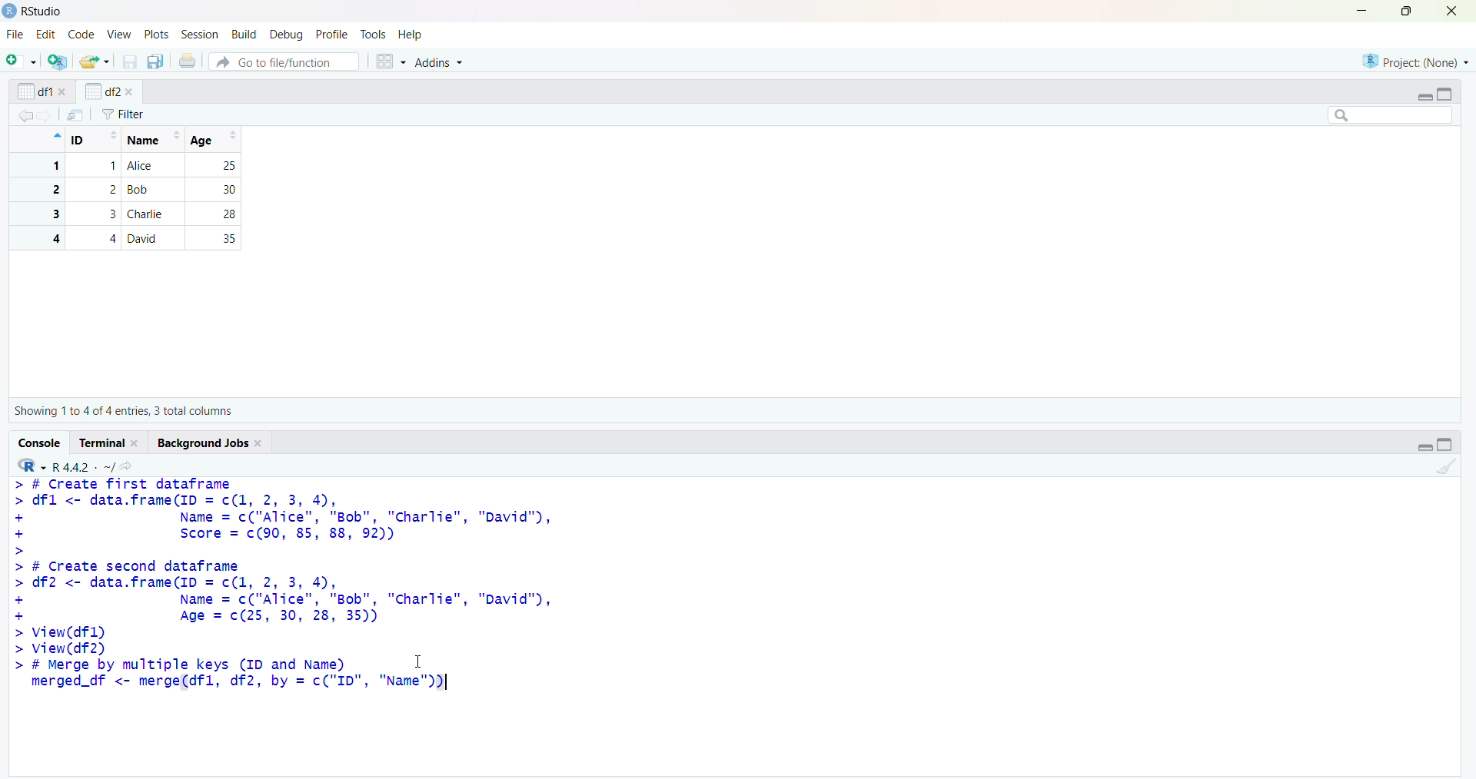 The width and height of the screenshot is (1476, 779). What do you see at coordinates (203, 35) in the screenshot?
I see `session` at bounding box center [203, 35].